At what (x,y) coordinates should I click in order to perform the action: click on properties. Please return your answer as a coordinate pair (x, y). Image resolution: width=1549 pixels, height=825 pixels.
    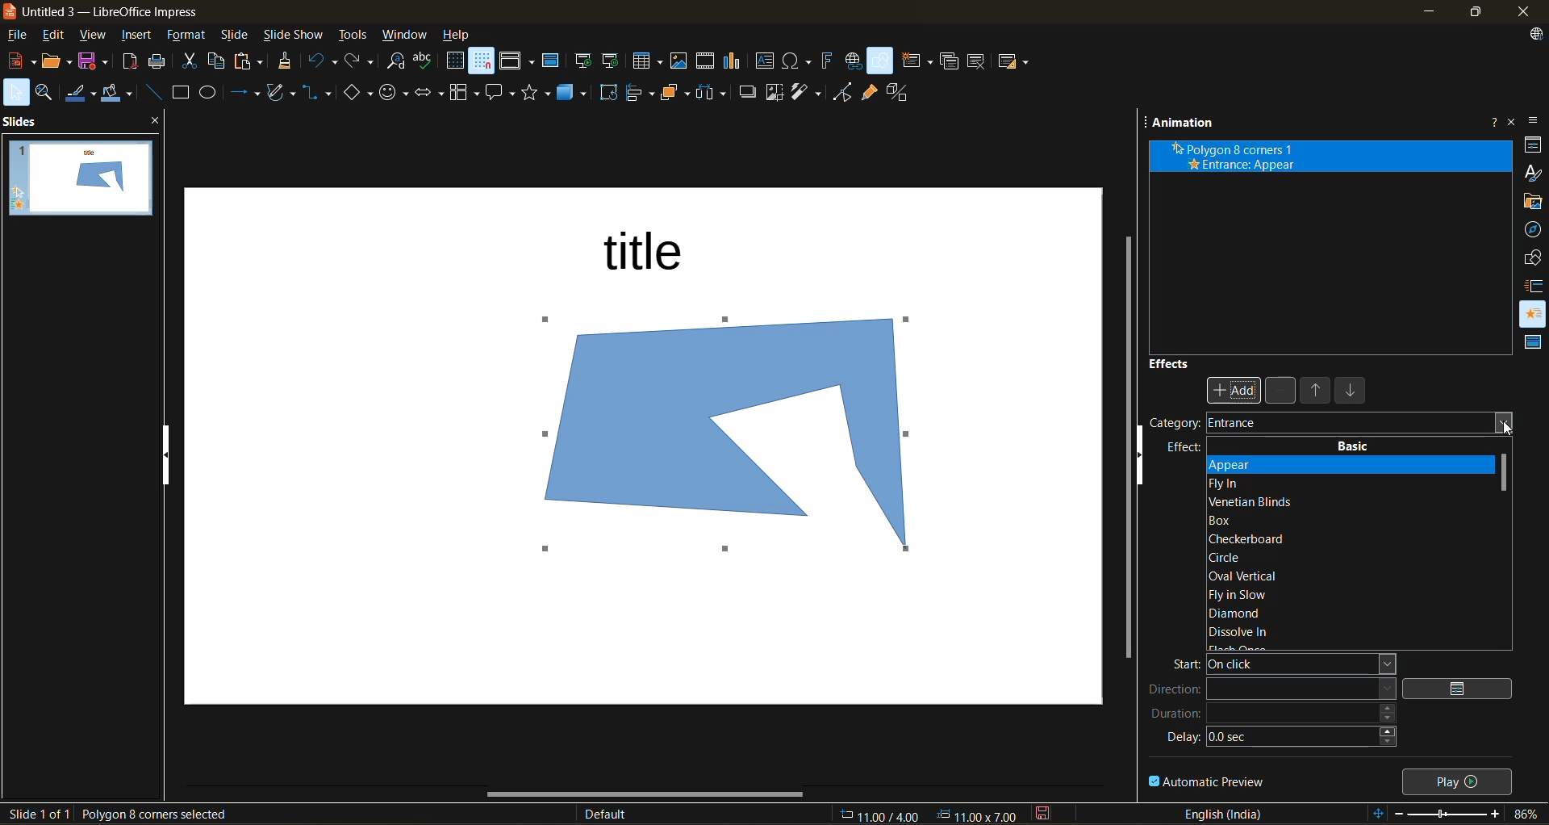
    Looking at the image, I should click on (1531, 144).